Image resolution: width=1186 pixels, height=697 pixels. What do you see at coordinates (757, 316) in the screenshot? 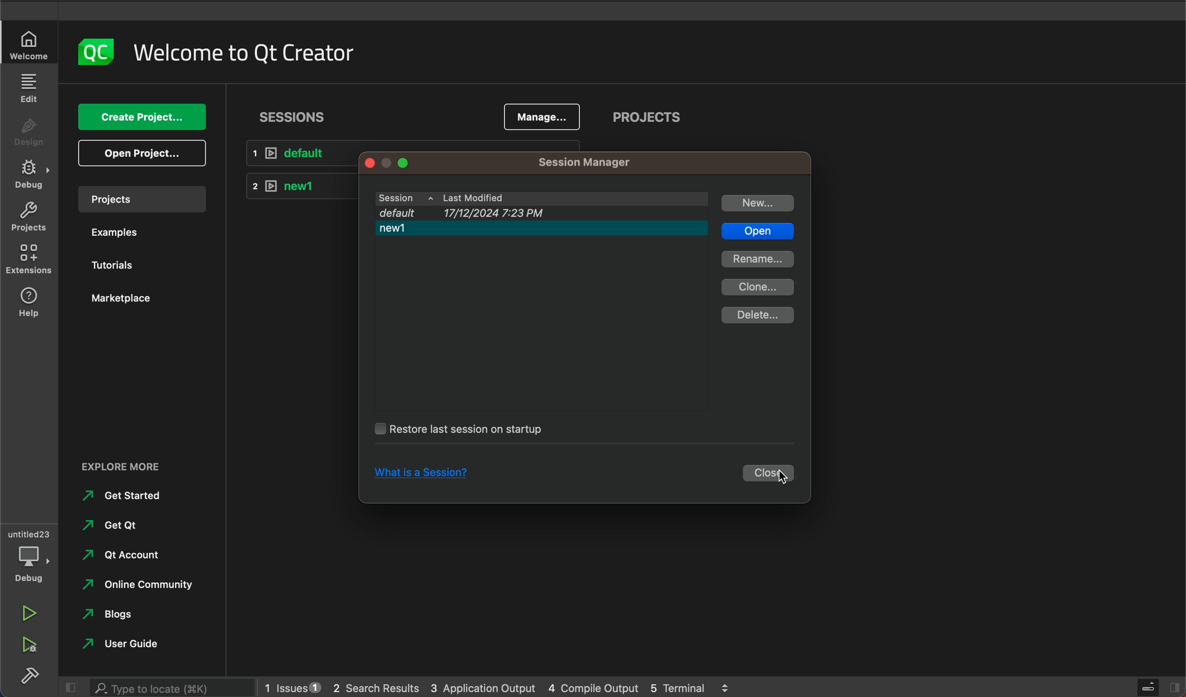
I see `delete` at bounding box center [757, 316].